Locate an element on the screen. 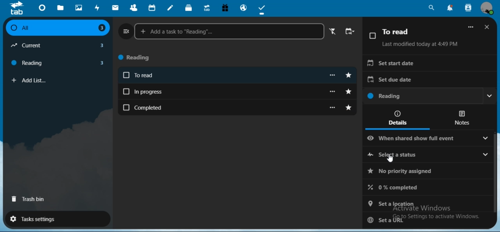  Last modified today at 4:49 PM is located at coordinates (420, 44).